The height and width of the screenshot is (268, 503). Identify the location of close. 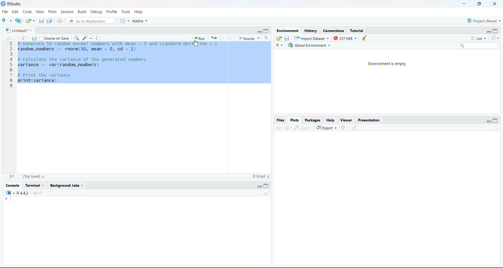
(32, 30).